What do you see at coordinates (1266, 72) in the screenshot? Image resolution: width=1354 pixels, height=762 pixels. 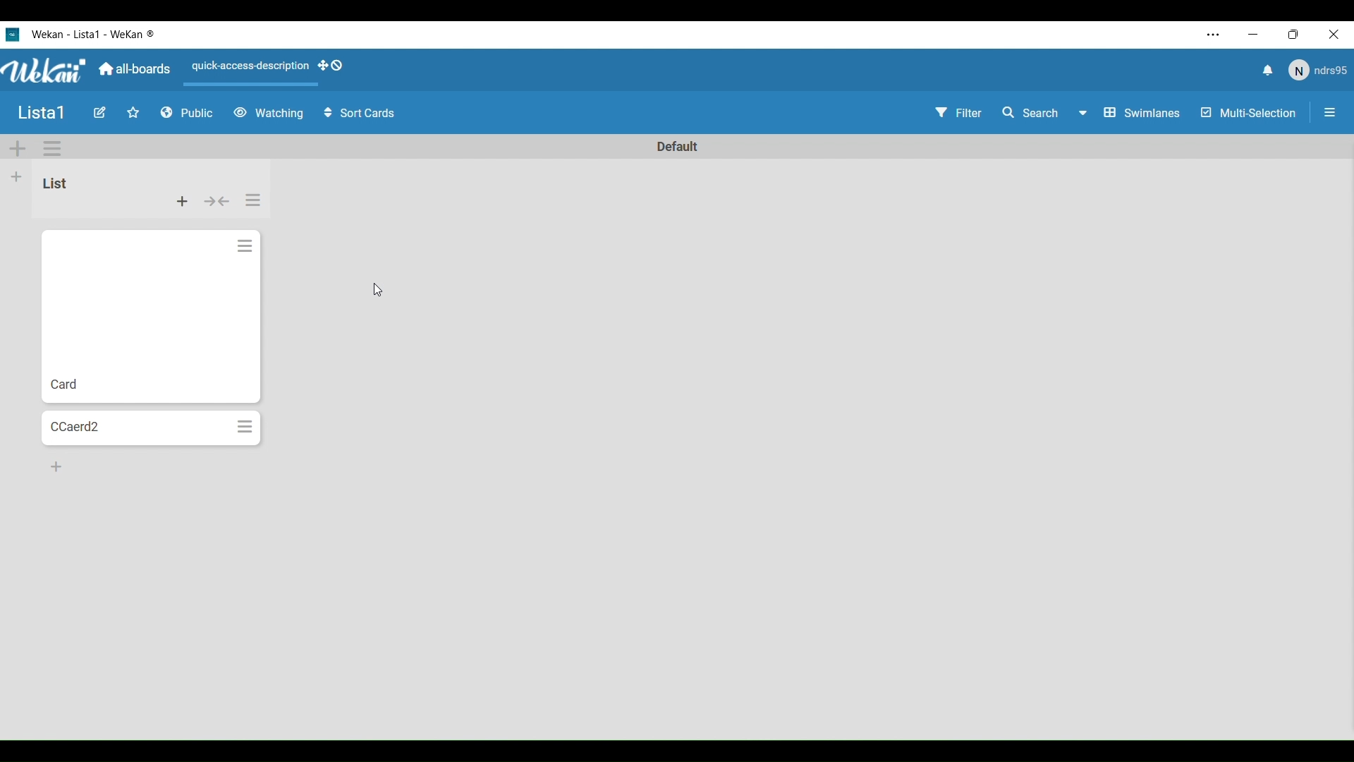 I see `Notifications` at bounding box center [1266, 72].